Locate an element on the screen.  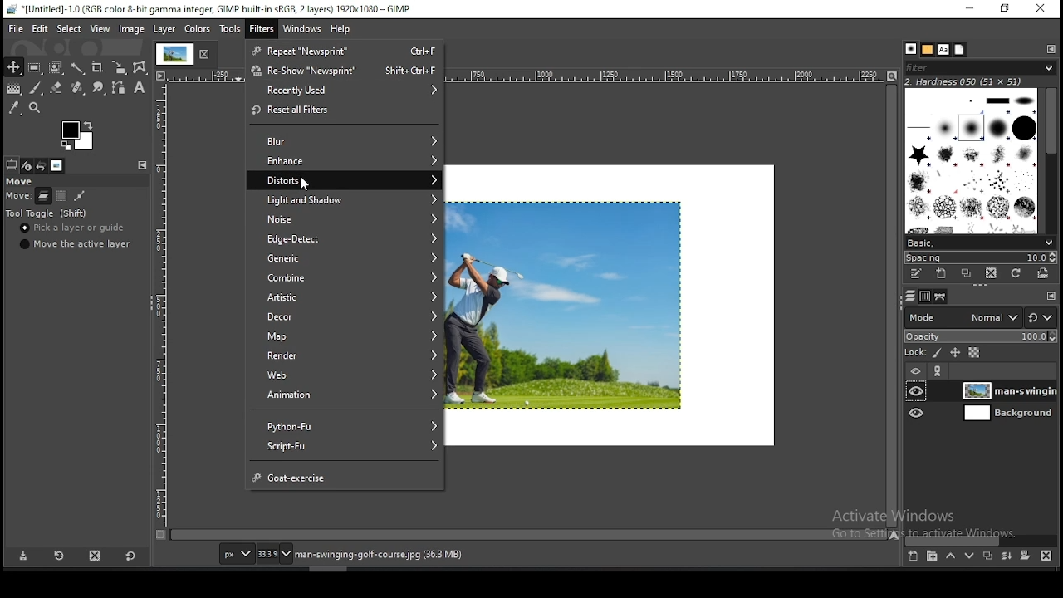
pick a layer or guide is located at coordinates (77, 229).